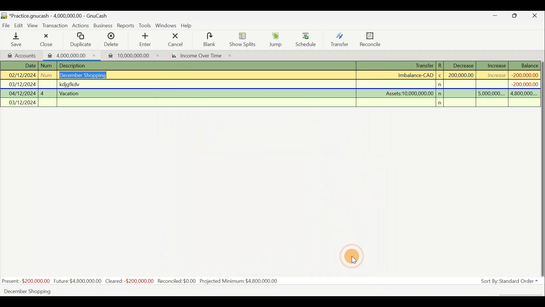  Describe the element at coordinates (271, 85) in the screenshot. I see `Lines of transactions` at that location.